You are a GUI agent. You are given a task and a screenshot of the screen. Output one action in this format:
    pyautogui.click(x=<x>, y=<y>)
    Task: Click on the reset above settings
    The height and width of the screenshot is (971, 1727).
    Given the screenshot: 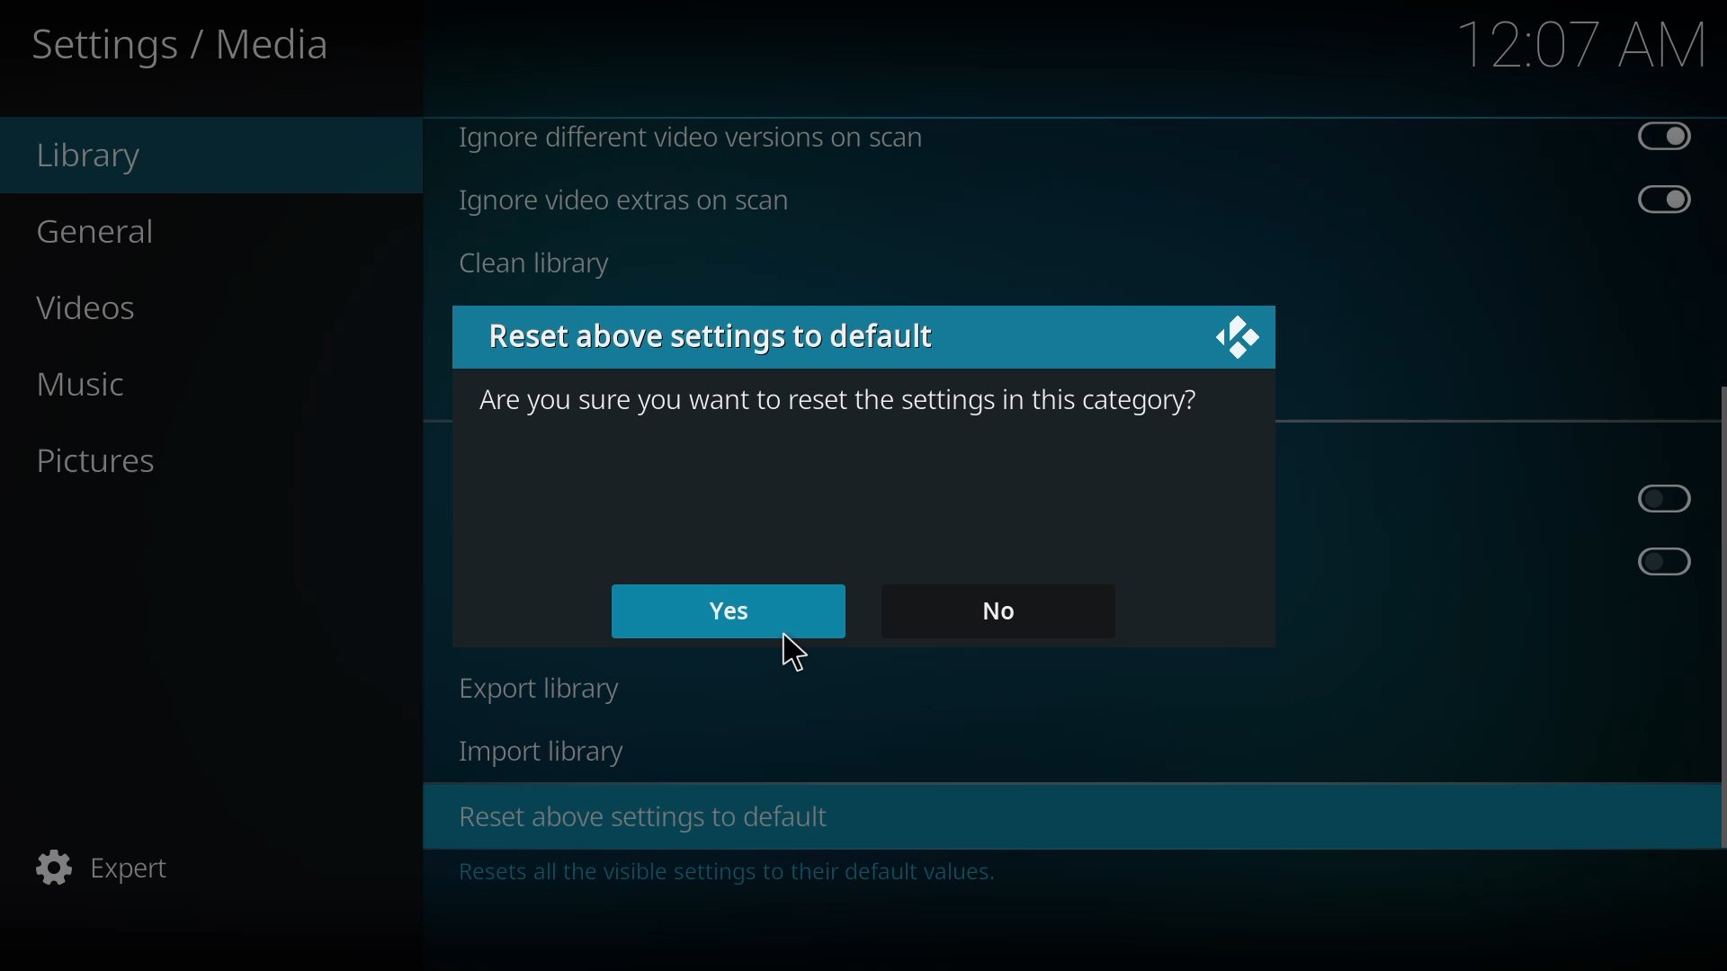 What is the action you would take?
    pyautogui.click(x=639, y=815)
    